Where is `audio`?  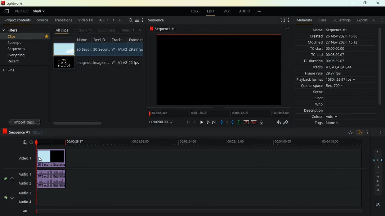 audio is located at coordinates (25, 173).